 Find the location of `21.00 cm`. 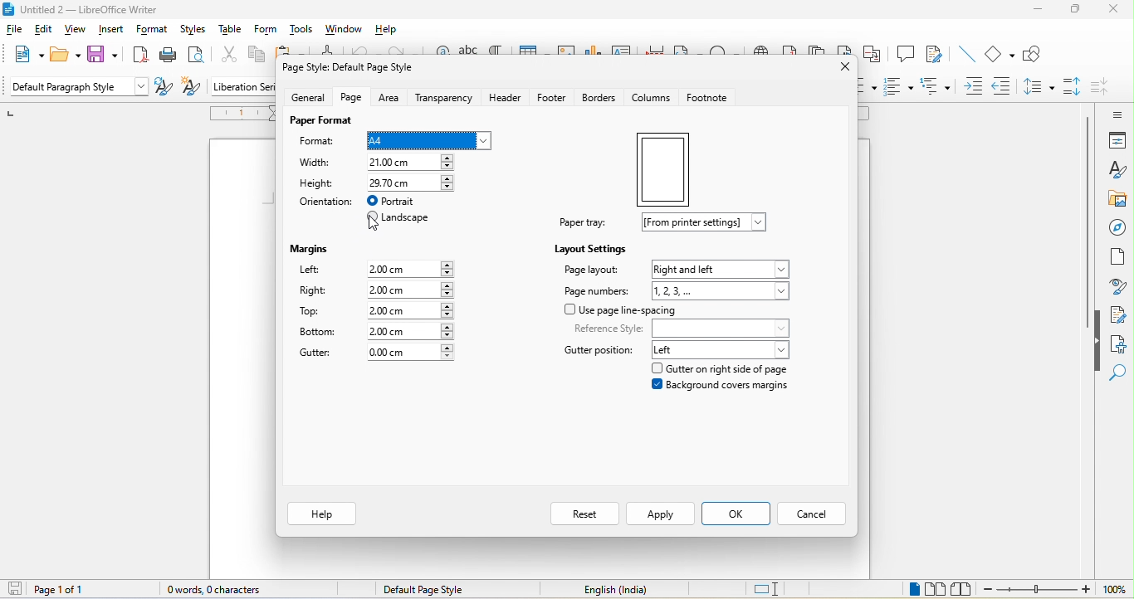

21.00 cm is located at coordinates (413, 163).